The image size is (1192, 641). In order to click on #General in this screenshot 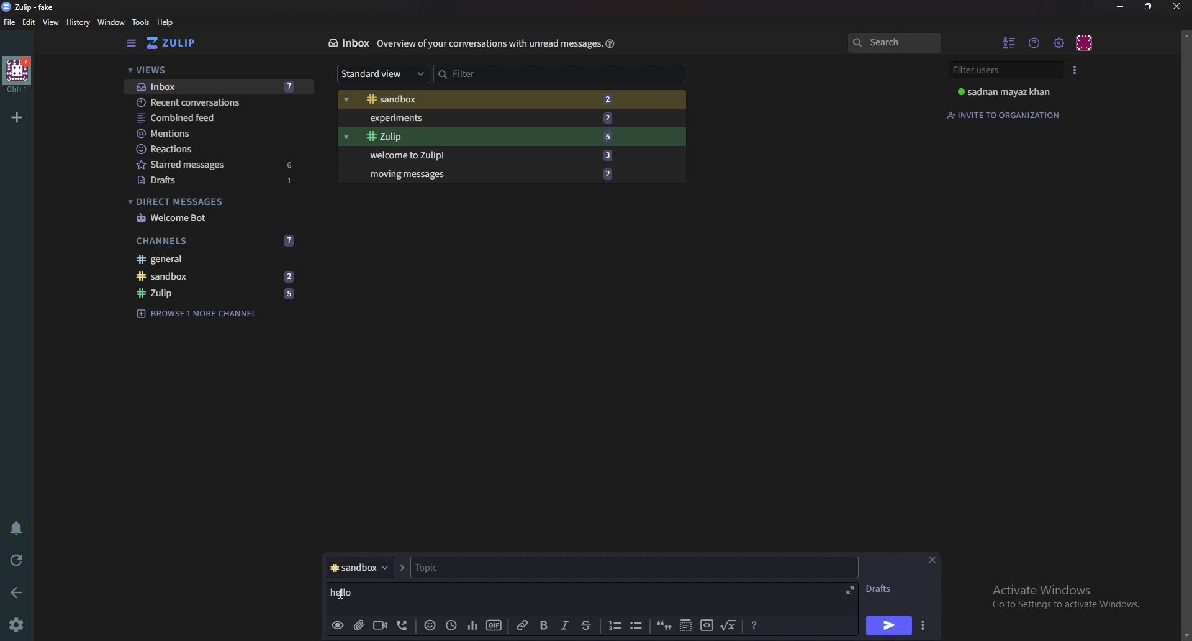, I will do `click(215, 259)`.